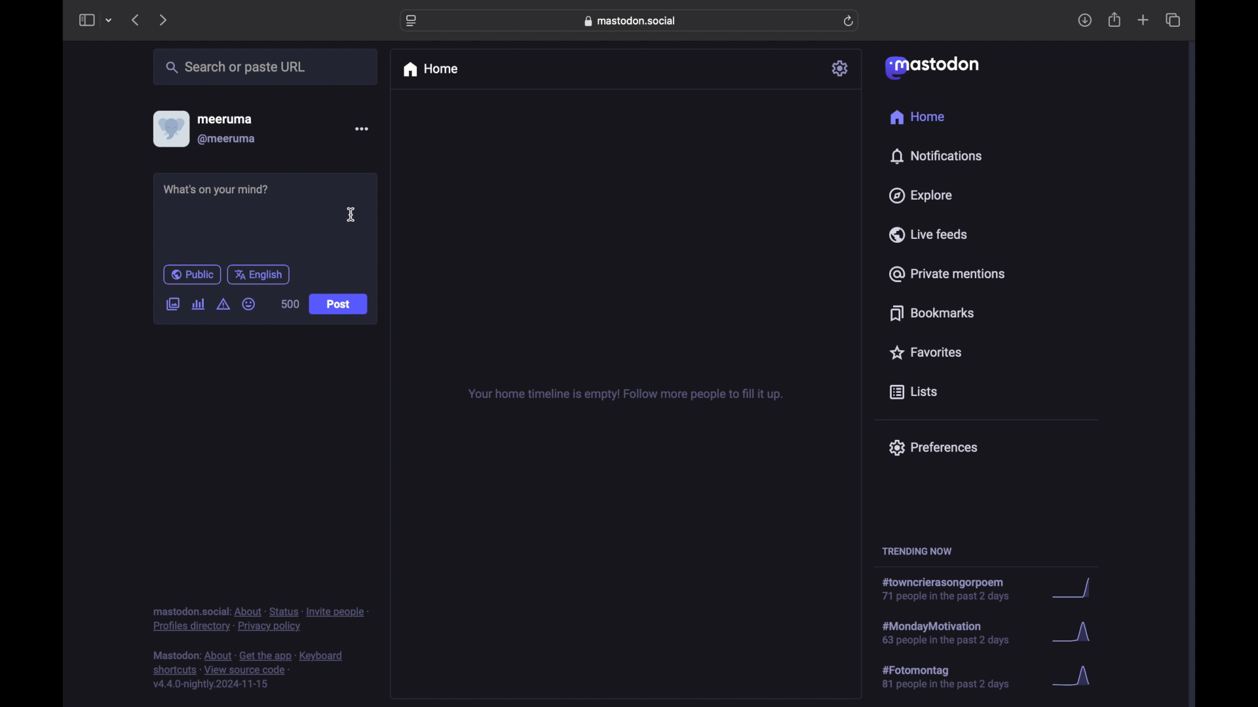  Describe the element at coordinates (170, 129) in the screenshot. I see `display picture` at that location.